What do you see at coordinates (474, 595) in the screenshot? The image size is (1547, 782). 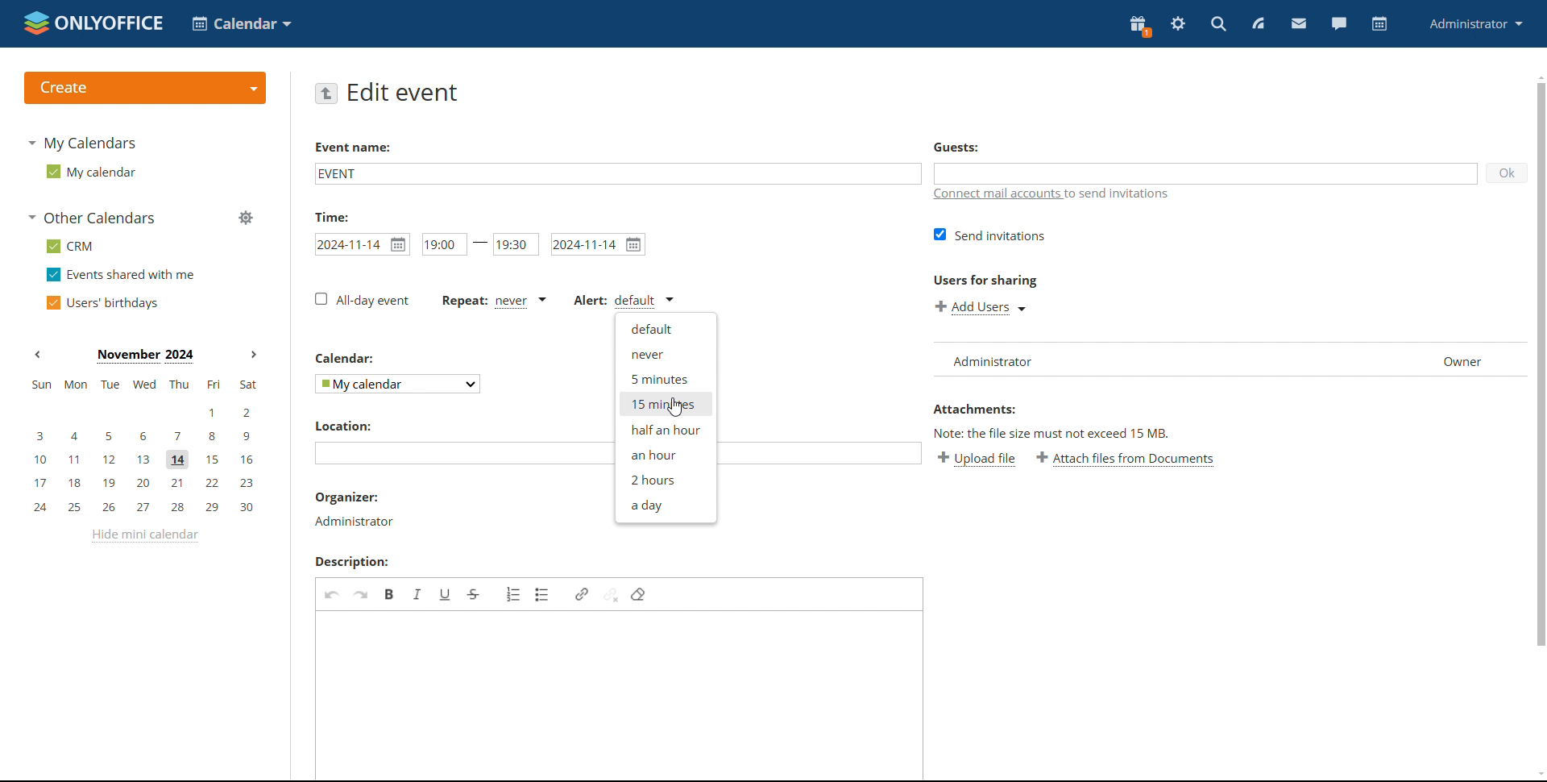 I see `strikethrough` at bounding box center [474, 595].